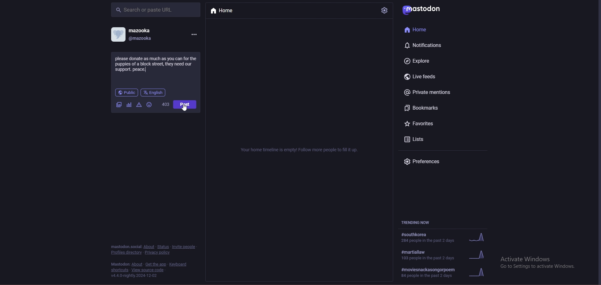  What do you see at coordinates (127, 93) in the screenshot?
I see `public` at bounding box center [127, 93].